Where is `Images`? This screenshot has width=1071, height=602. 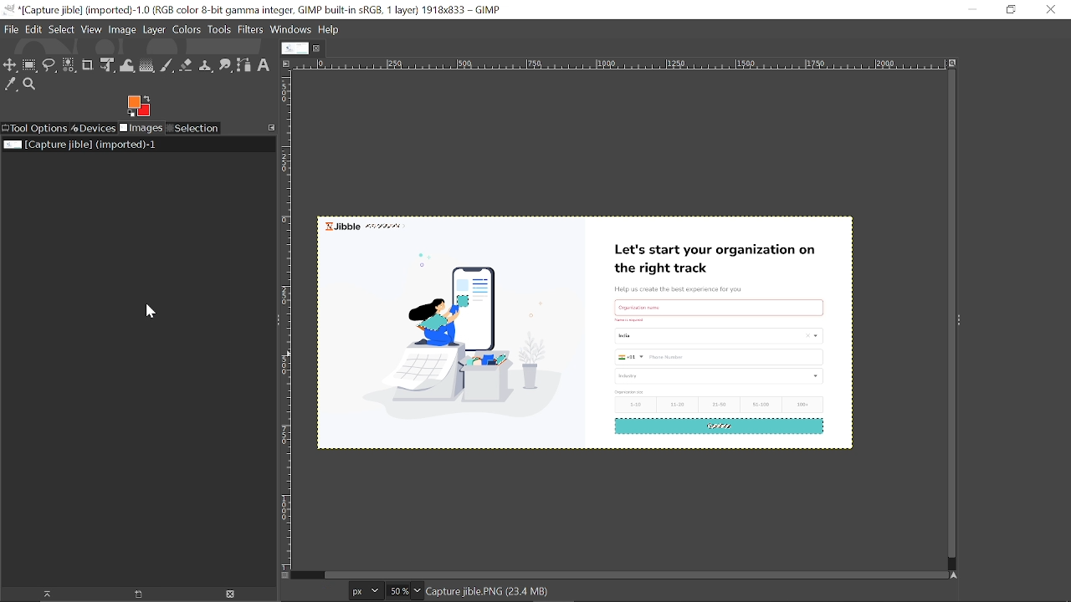
Images is located at coordinates (141, 129).